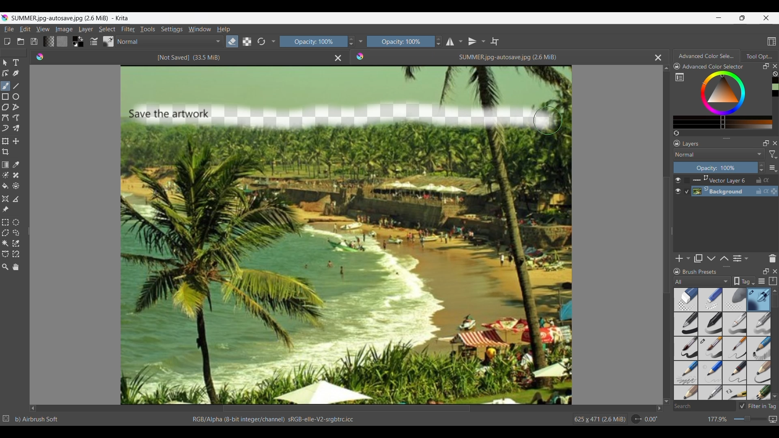 This screenshot has height=438, width=779. What do you see at coordinates (94, 41) in the screenshot?
I see `Edit brush settings` at bounding box center [94, 41].